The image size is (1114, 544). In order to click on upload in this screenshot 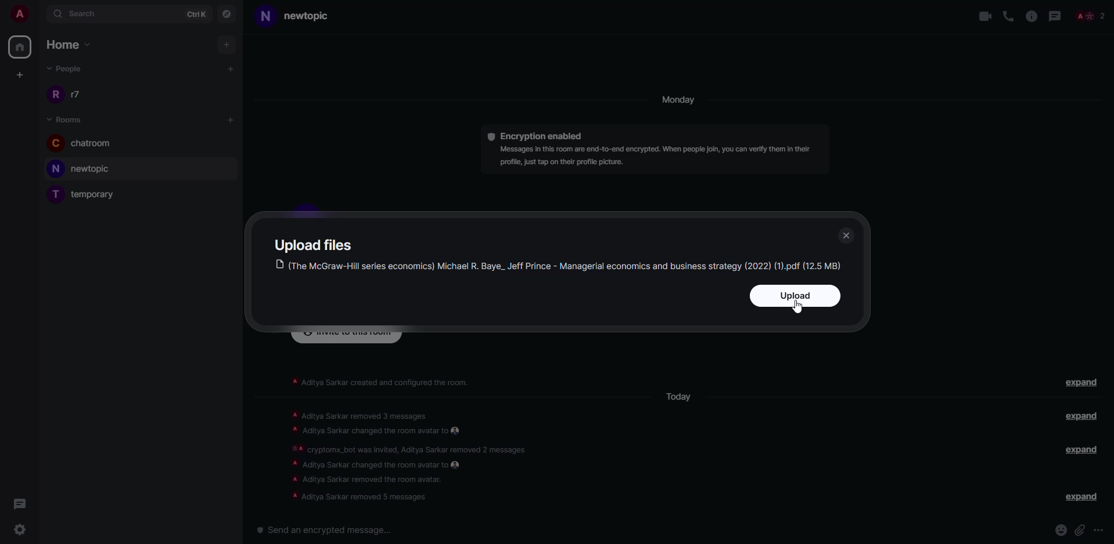, I will do `click(793, 295)`.